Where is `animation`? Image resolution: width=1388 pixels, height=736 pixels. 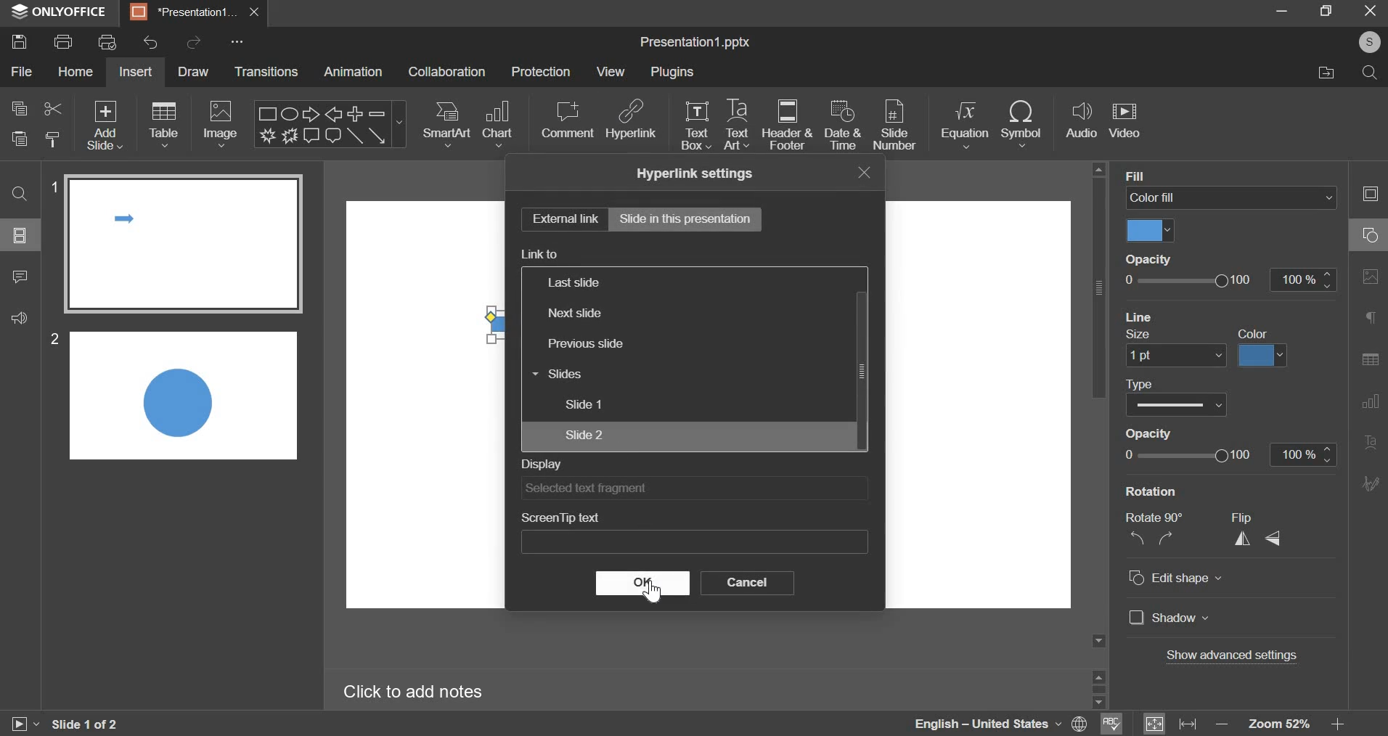
animation is located at coordinates (354, 71).